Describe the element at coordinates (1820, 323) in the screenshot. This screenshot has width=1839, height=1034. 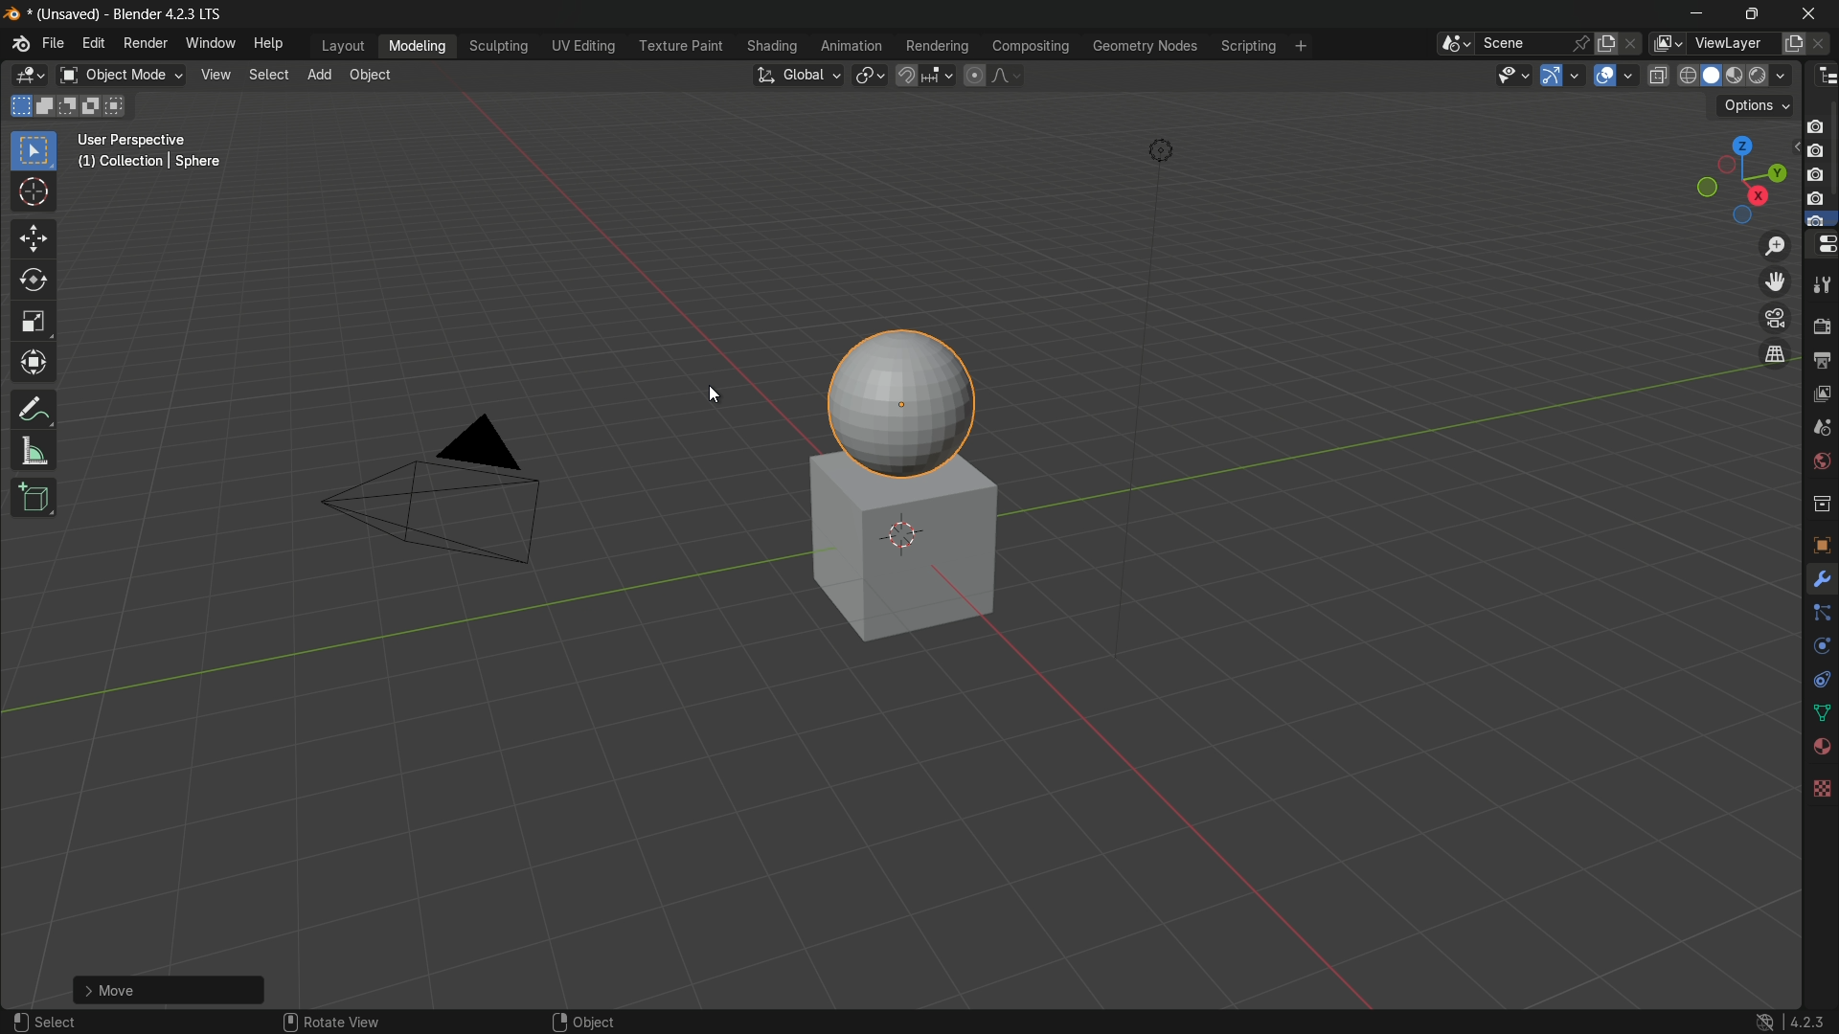
I see `render` at that location.